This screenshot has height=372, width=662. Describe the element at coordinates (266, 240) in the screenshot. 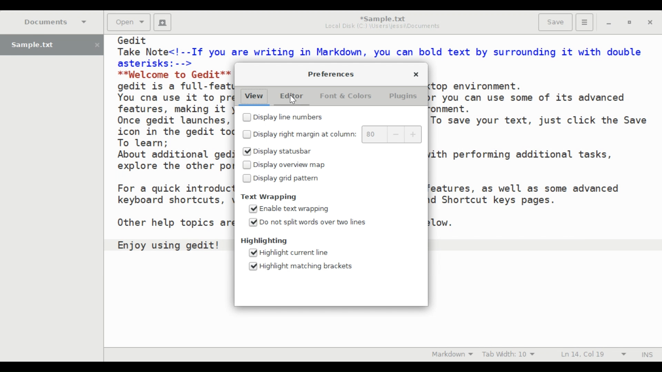

I see `Highlighting` at that location.